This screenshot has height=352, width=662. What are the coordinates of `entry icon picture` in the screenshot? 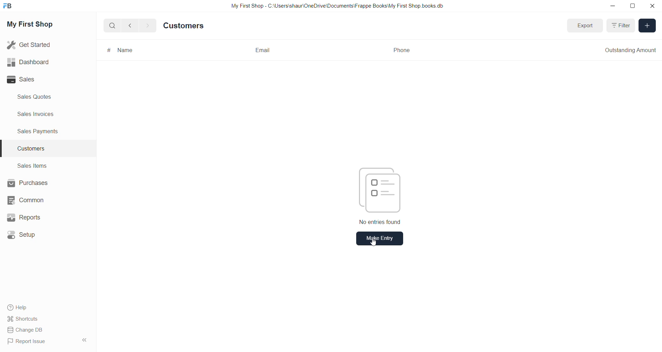 It's located at (378, 189).